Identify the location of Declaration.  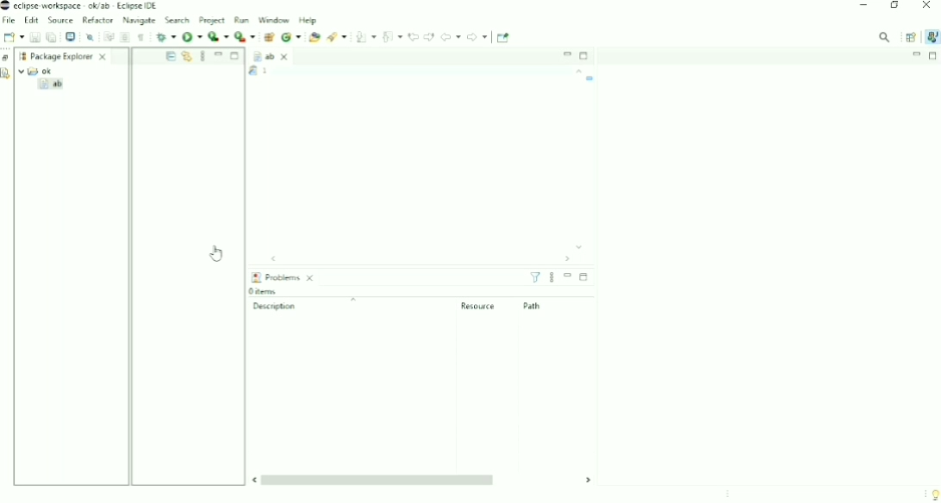
(8, 75).